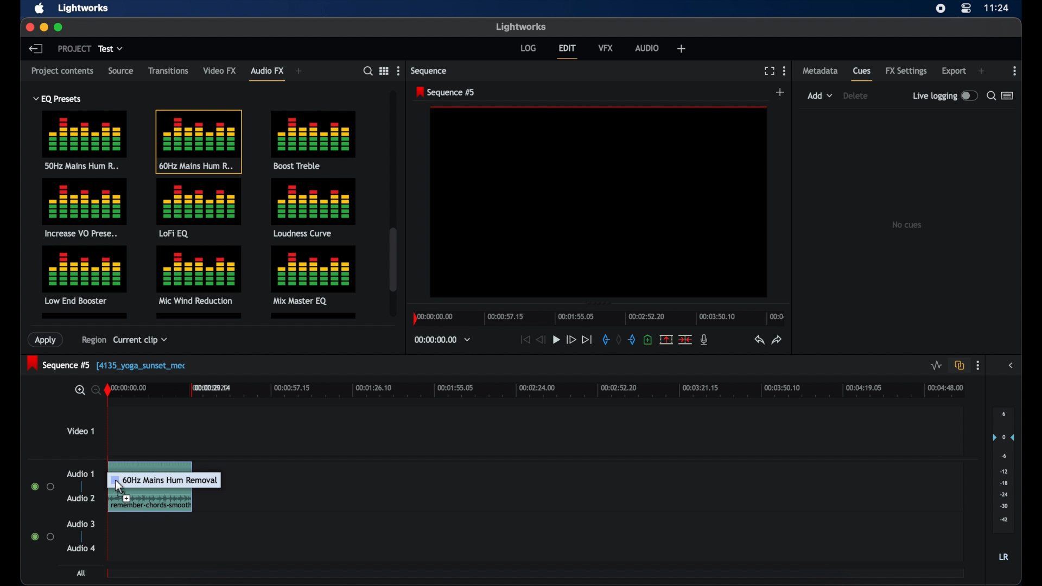 The height and width of the screenshot is (586, 1042). I want to click on all, so click(80, 573).